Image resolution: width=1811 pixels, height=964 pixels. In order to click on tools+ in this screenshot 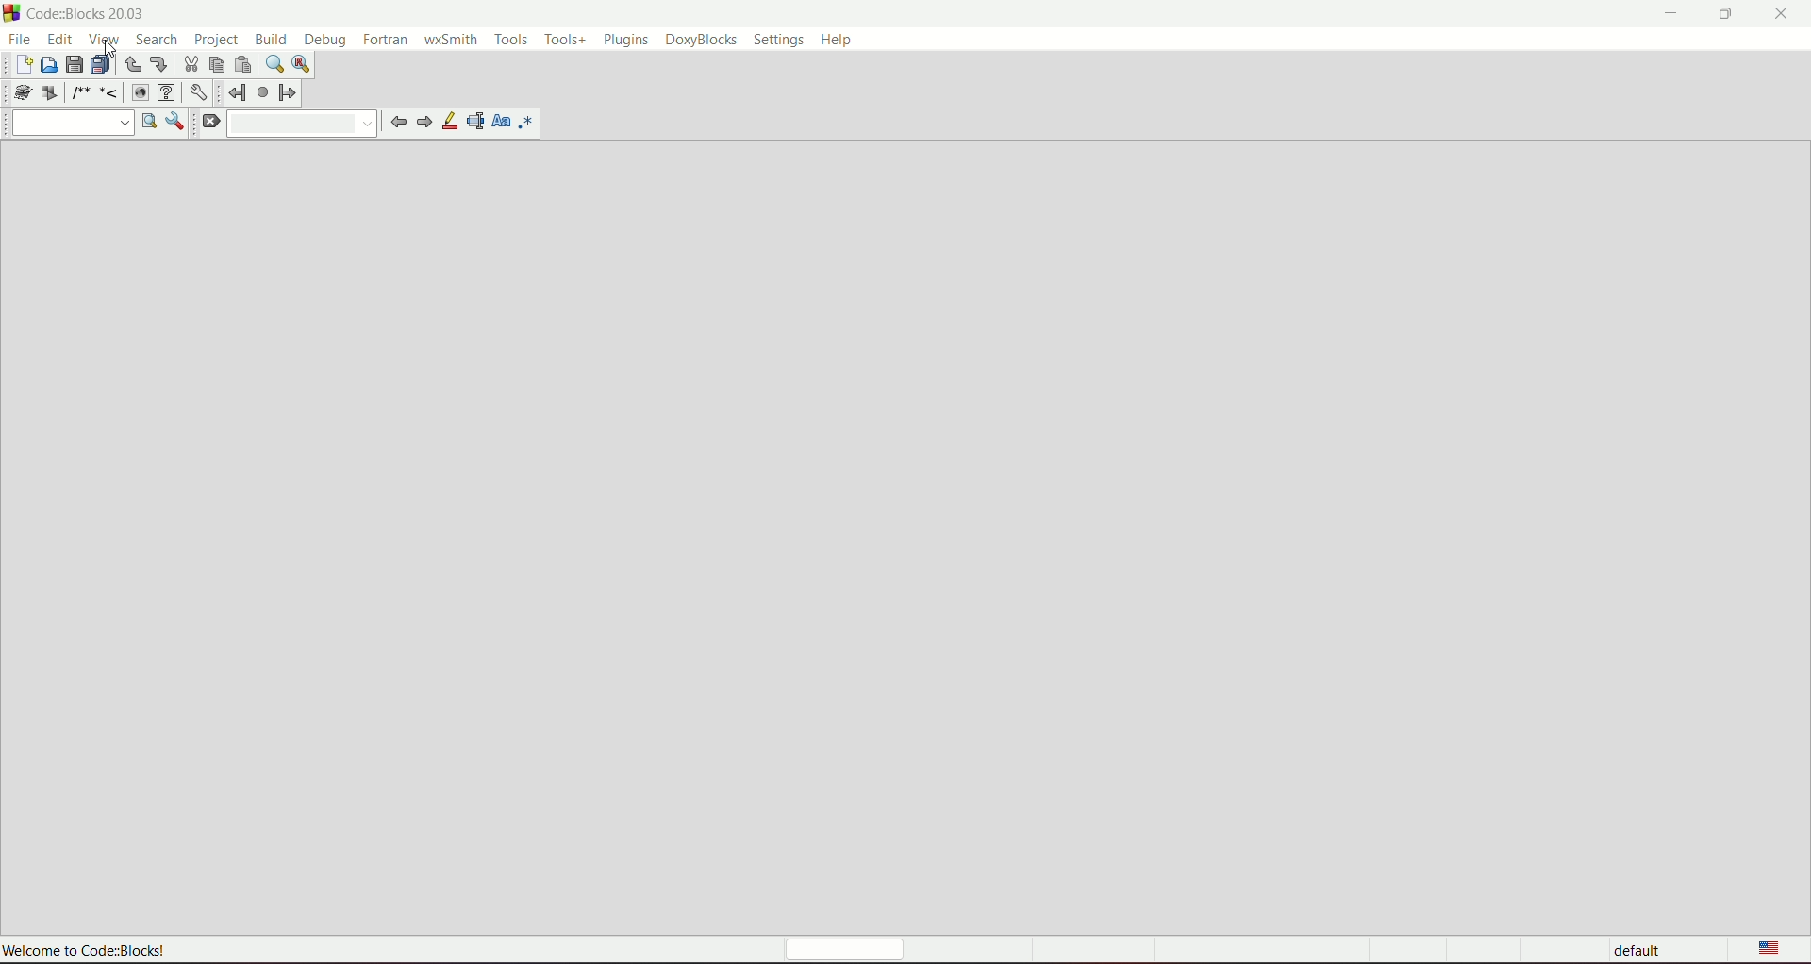, I will do `click(562, 39)`.